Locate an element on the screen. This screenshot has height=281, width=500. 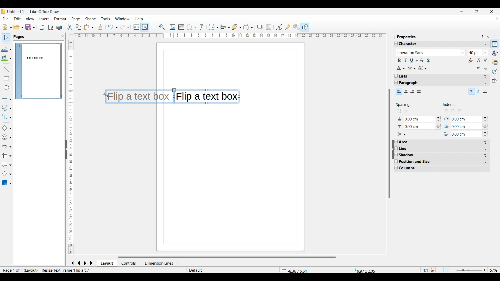
increase space is located at coordinates (398, 112).